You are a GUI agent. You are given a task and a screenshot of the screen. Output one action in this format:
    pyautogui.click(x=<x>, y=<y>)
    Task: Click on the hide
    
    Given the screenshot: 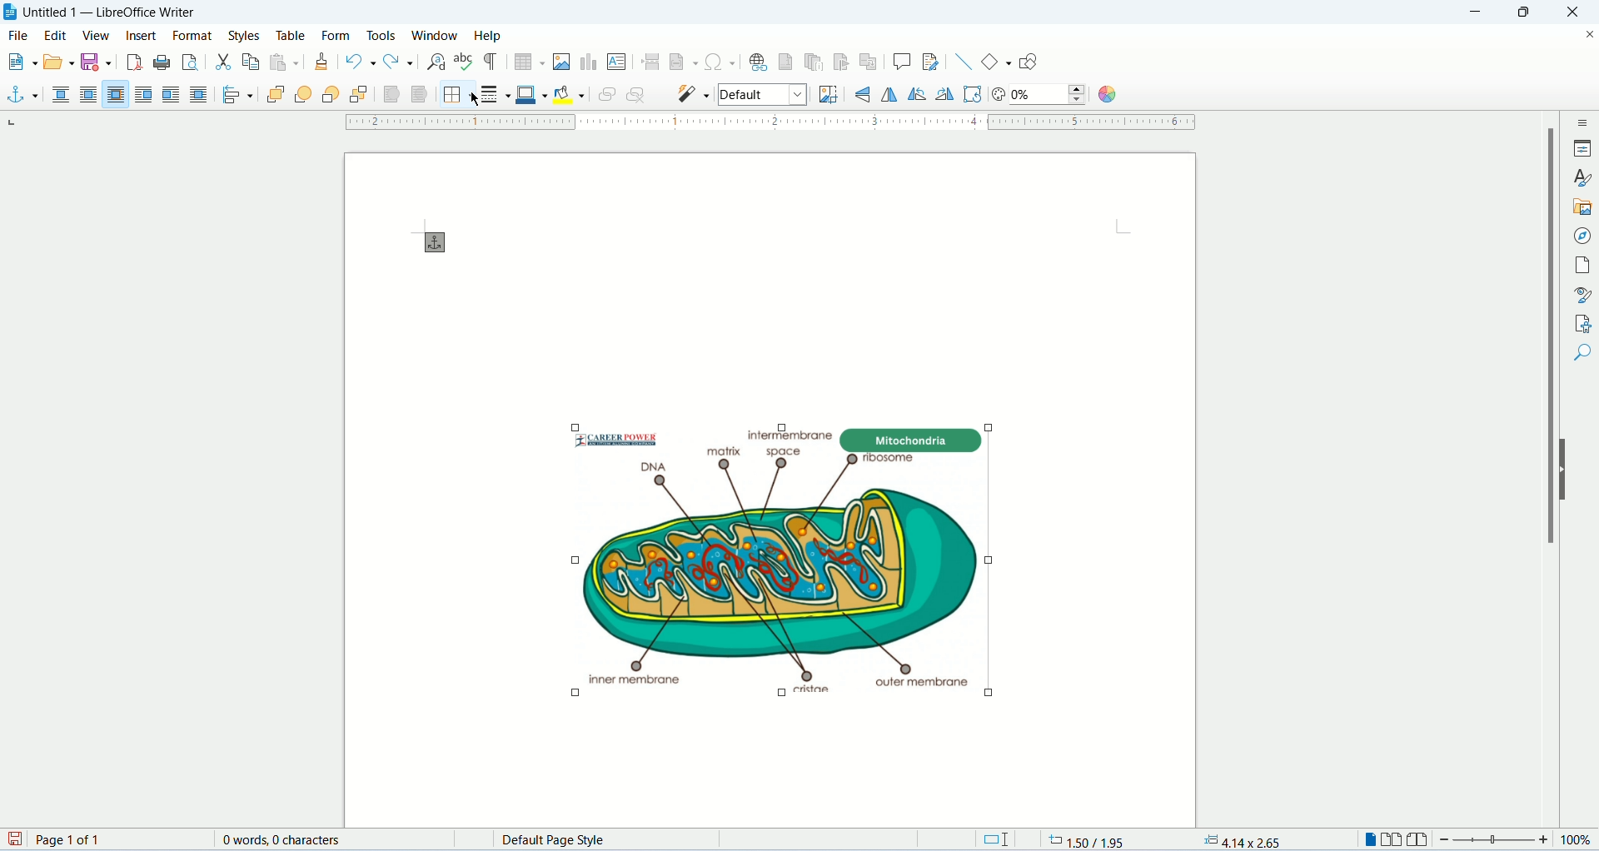 What is the action you would take?
    pyautogui.click(x=1566, y=469)
    